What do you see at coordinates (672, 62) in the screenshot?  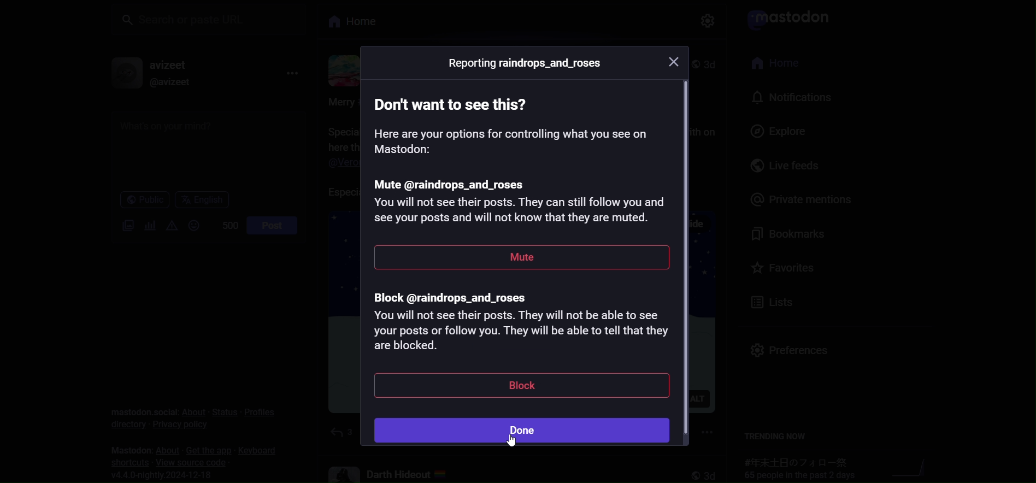 I see `close` at bounding box center [672, 62].